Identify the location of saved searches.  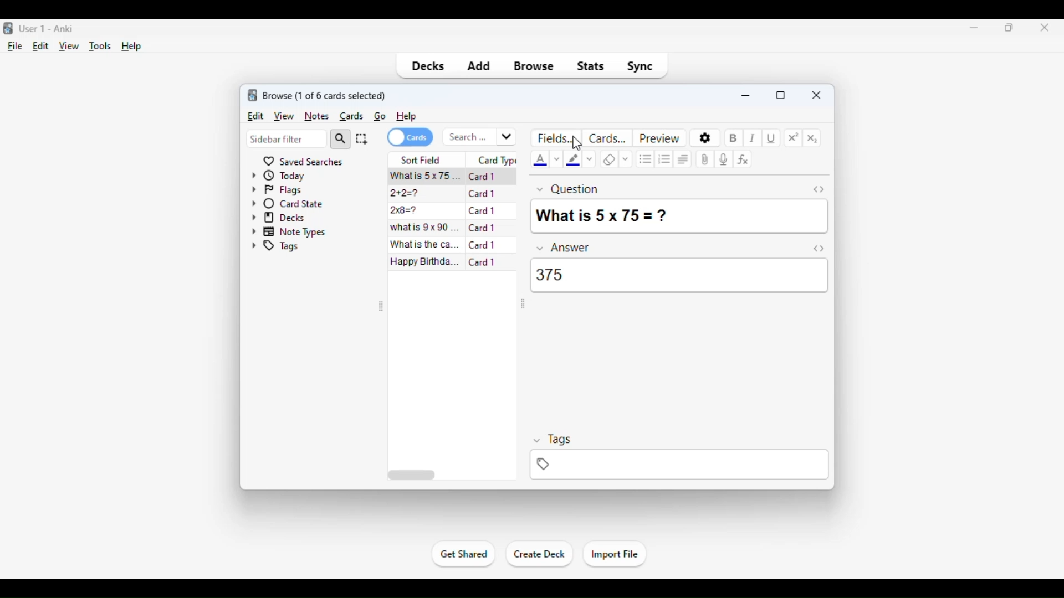
(302, 160).